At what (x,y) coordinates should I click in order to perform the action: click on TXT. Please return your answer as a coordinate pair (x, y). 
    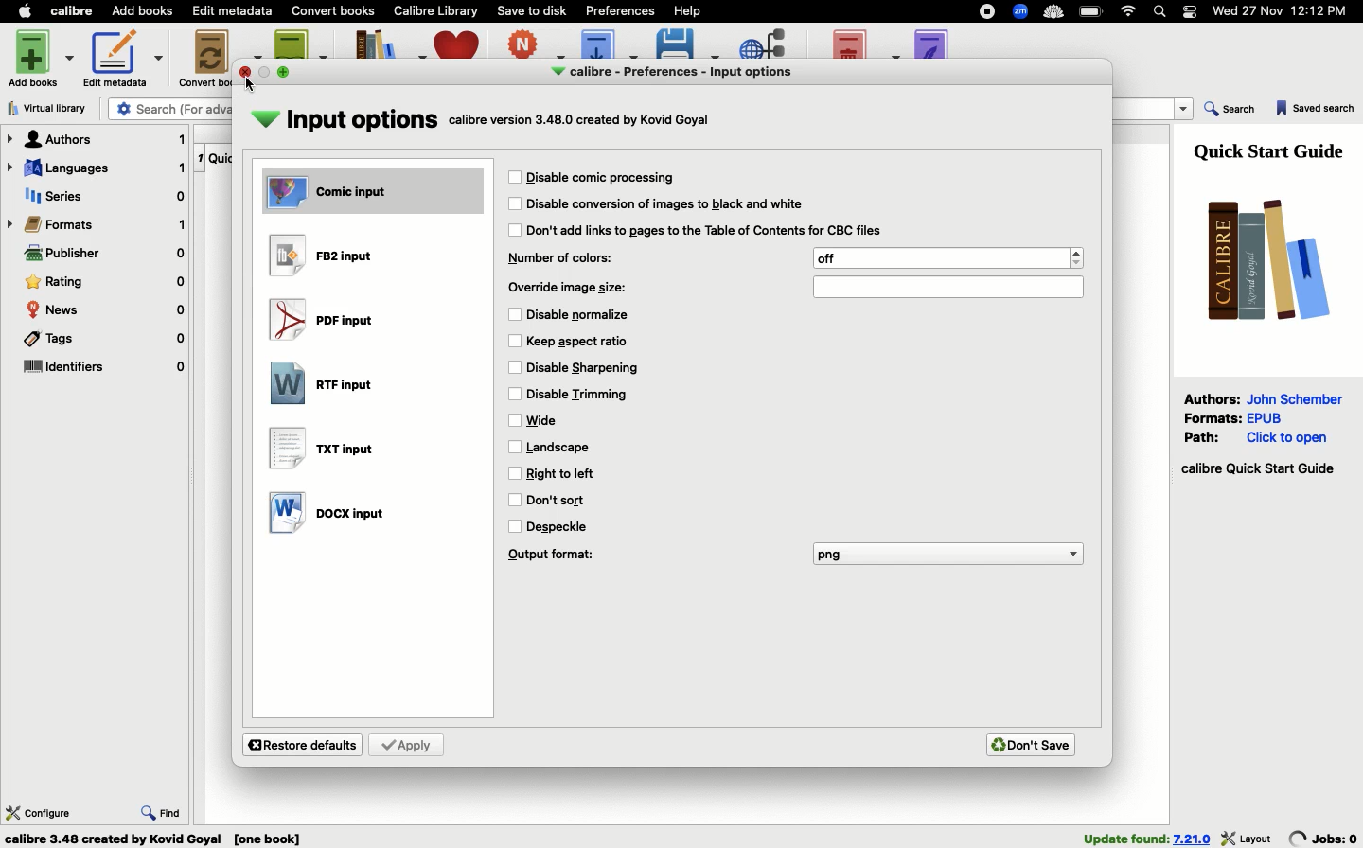
    Looking at the image, I should click on (322, 450).